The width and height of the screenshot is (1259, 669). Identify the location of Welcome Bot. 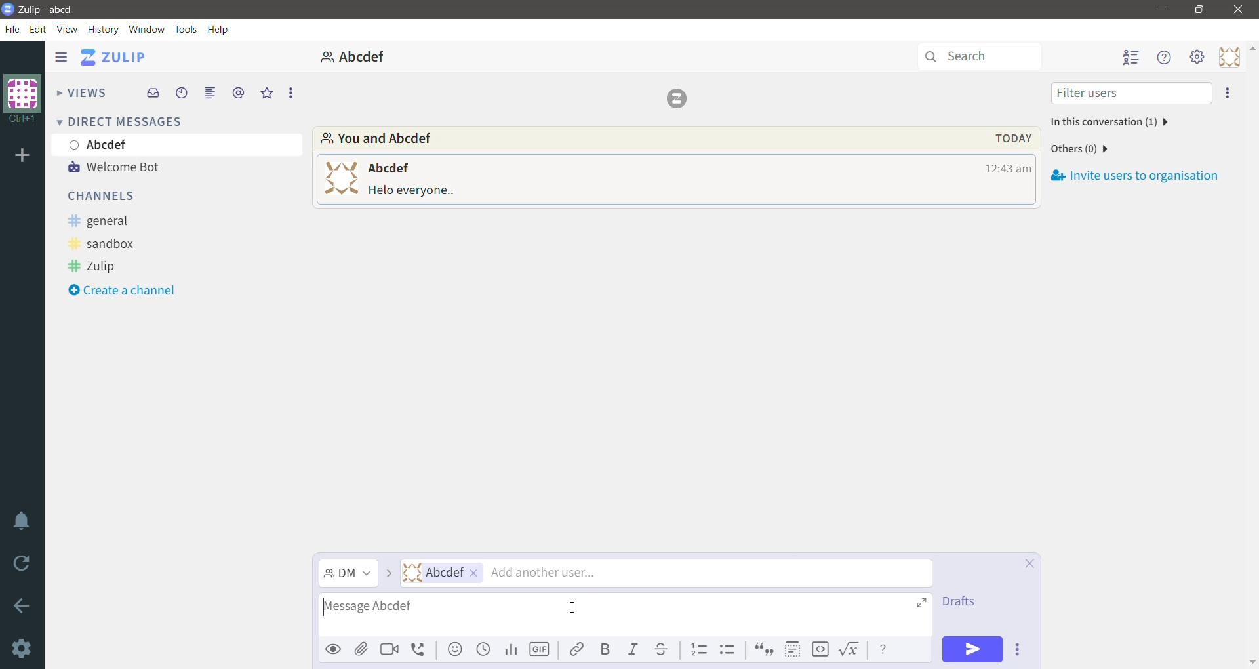
(124, 167).